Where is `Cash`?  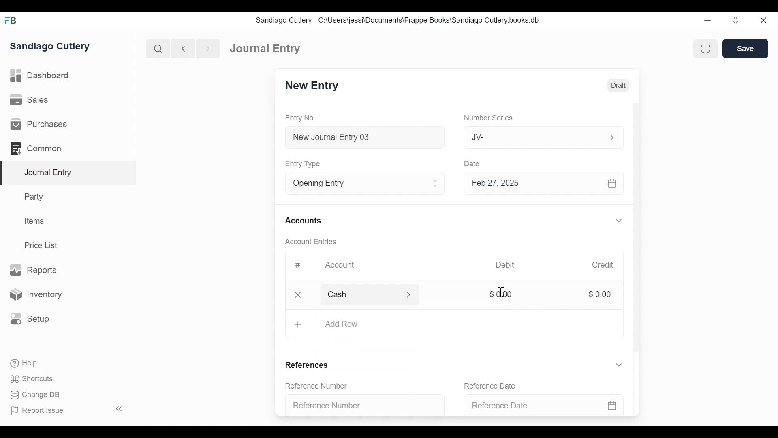
Cash is located at coordinates (360, 294).